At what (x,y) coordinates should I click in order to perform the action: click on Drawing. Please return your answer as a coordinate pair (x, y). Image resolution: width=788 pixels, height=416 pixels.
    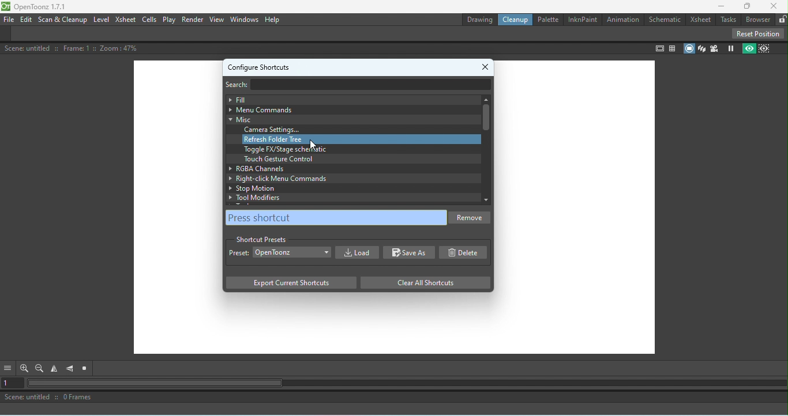
    Looking at the image, I should click on (479, 20).